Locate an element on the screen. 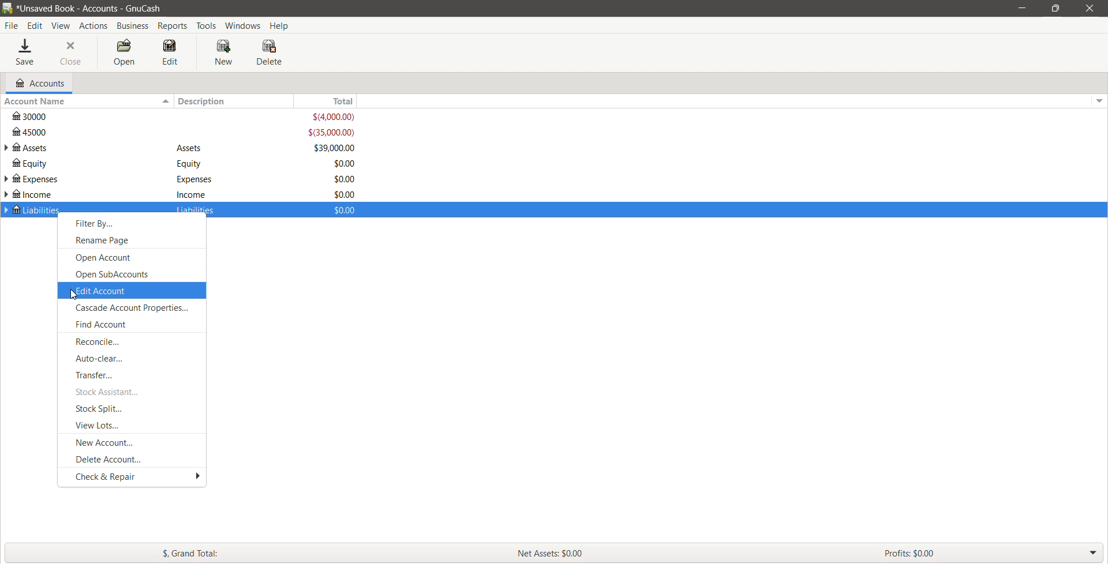  Tools is located at coordinates (207, 26).